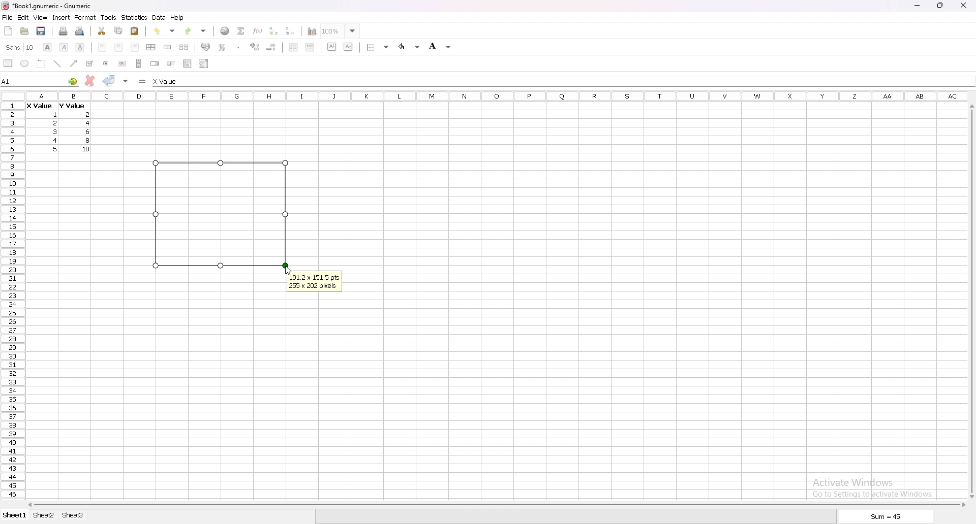  I want to click on copy, so click(118, 30).